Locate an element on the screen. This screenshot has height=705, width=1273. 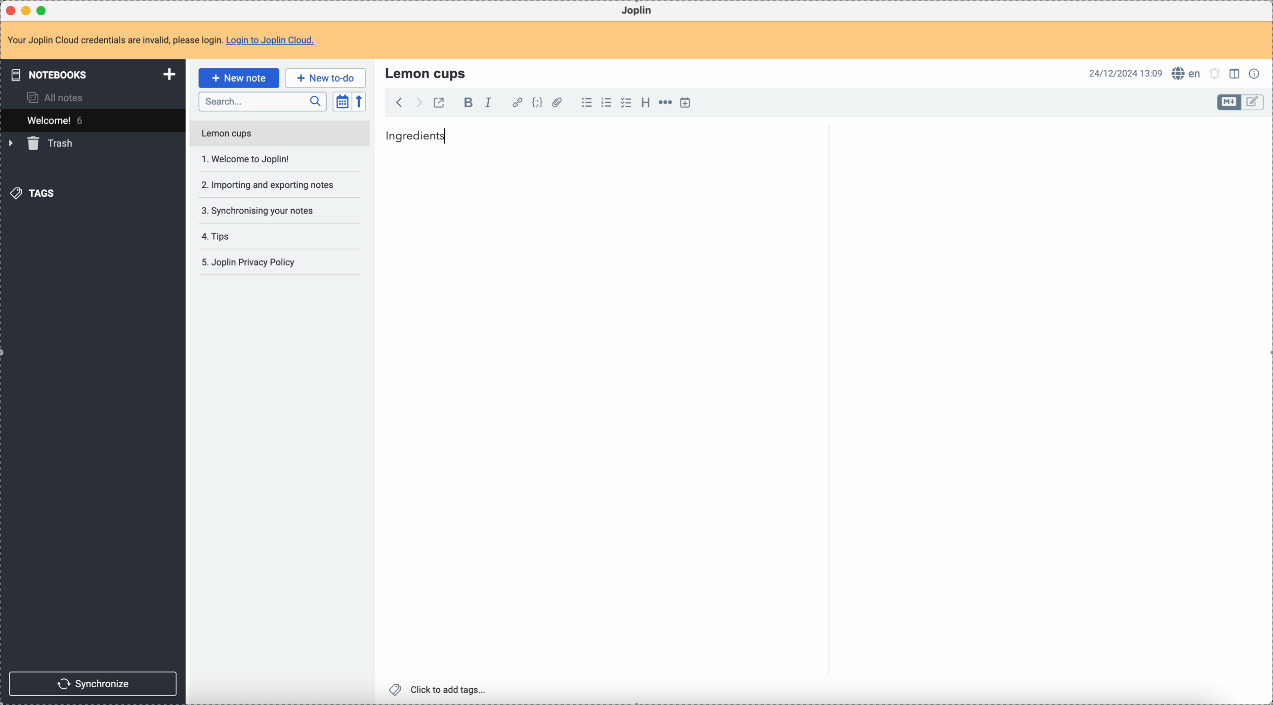
set notifications is located at coordinates (1215, 73).